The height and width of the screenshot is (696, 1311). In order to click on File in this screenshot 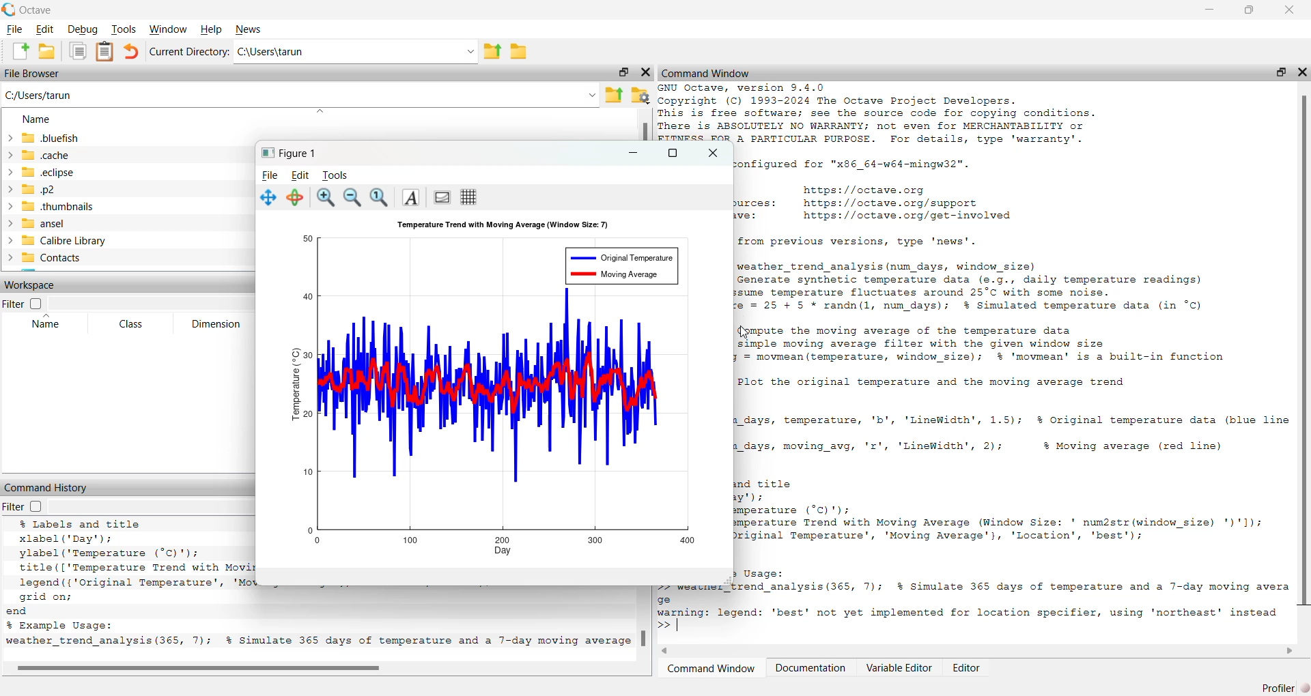, I will do `click(267, 175)`.